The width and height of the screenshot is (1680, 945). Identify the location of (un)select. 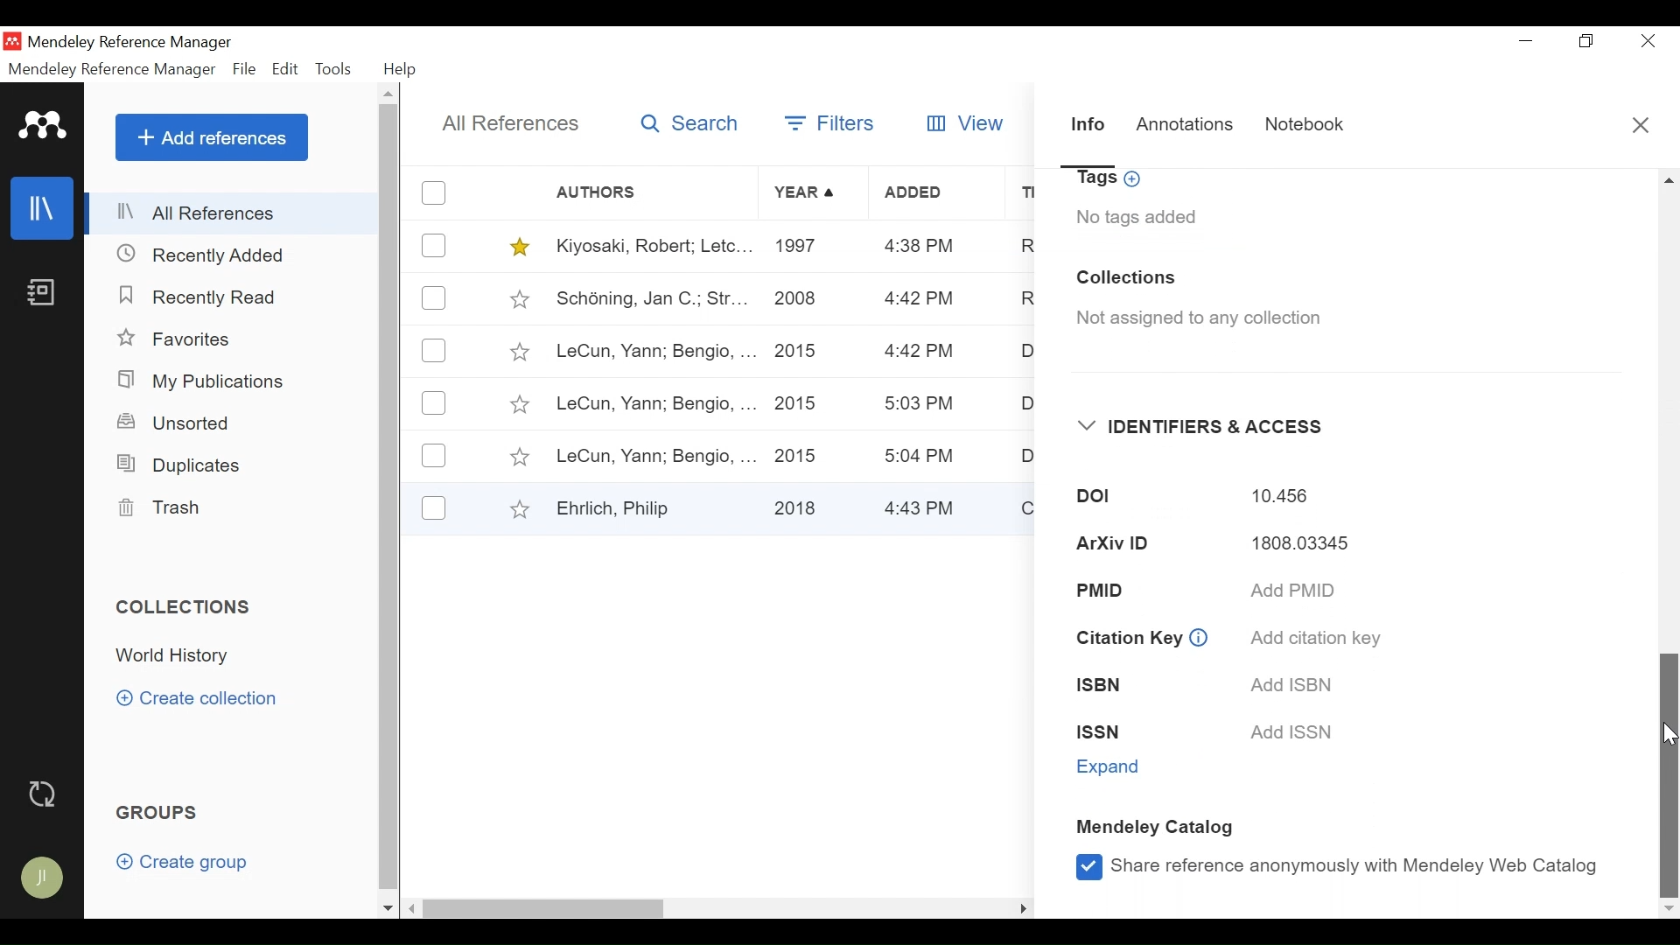
(434, 456).